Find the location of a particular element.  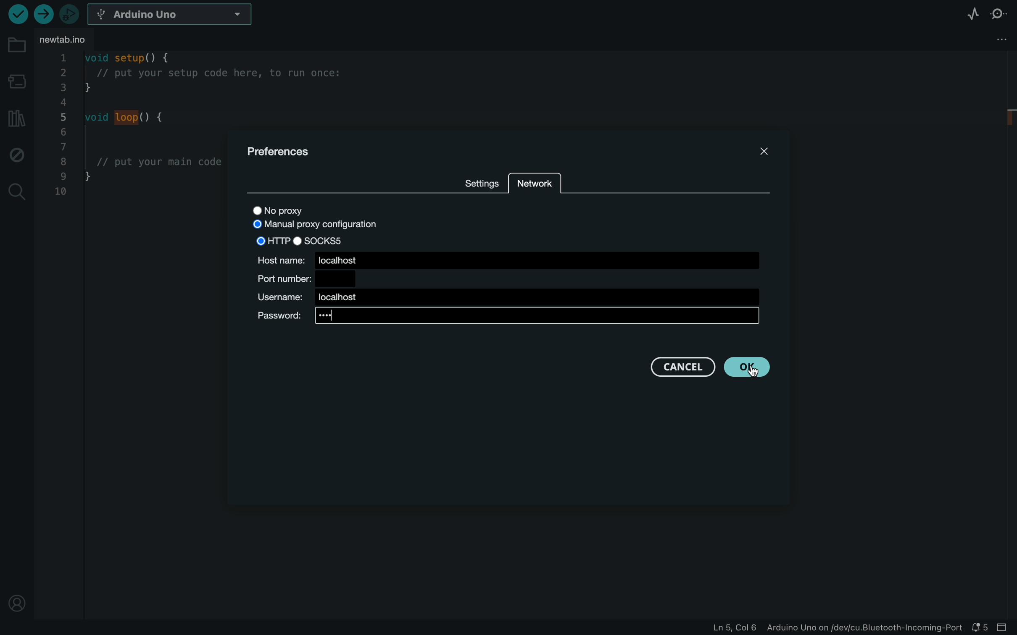

cursor is located at coordinates (752, 370).